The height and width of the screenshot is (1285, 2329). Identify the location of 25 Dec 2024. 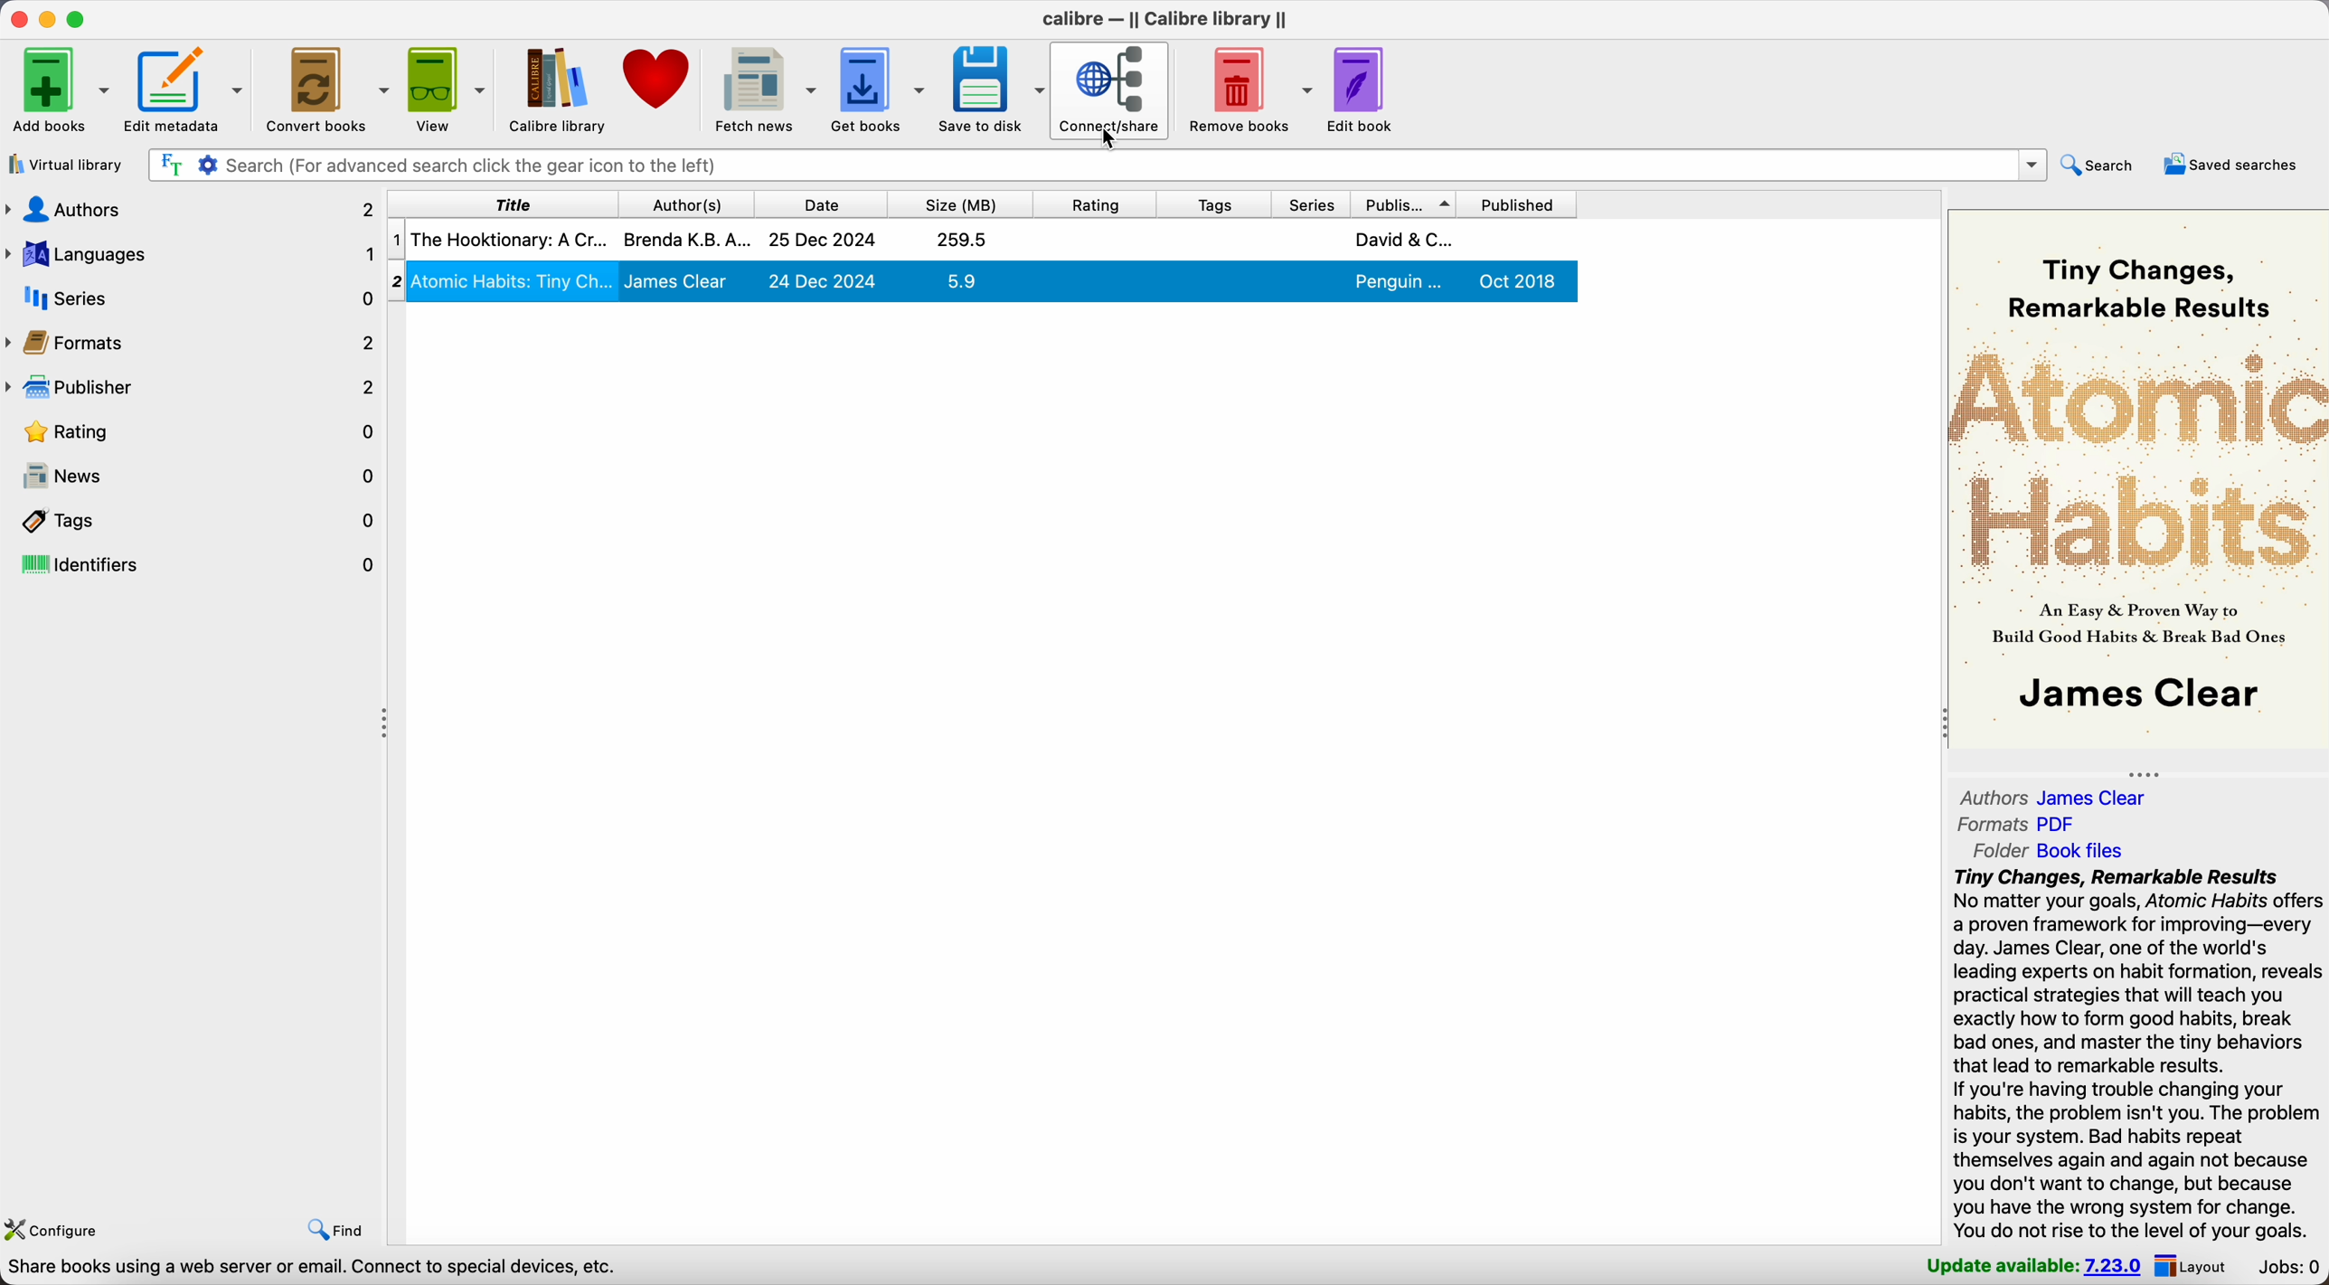
(823, 241).